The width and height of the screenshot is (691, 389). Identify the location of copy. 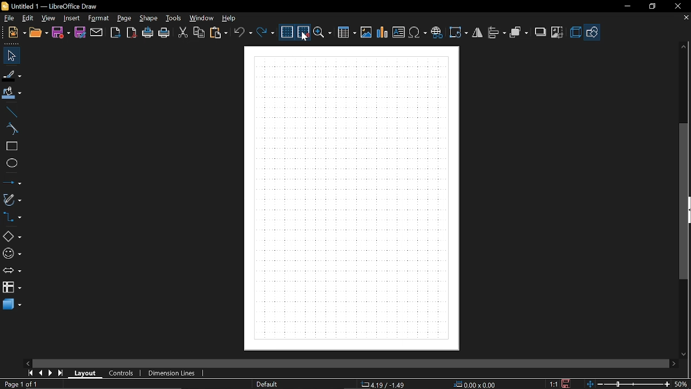
(199, 33).